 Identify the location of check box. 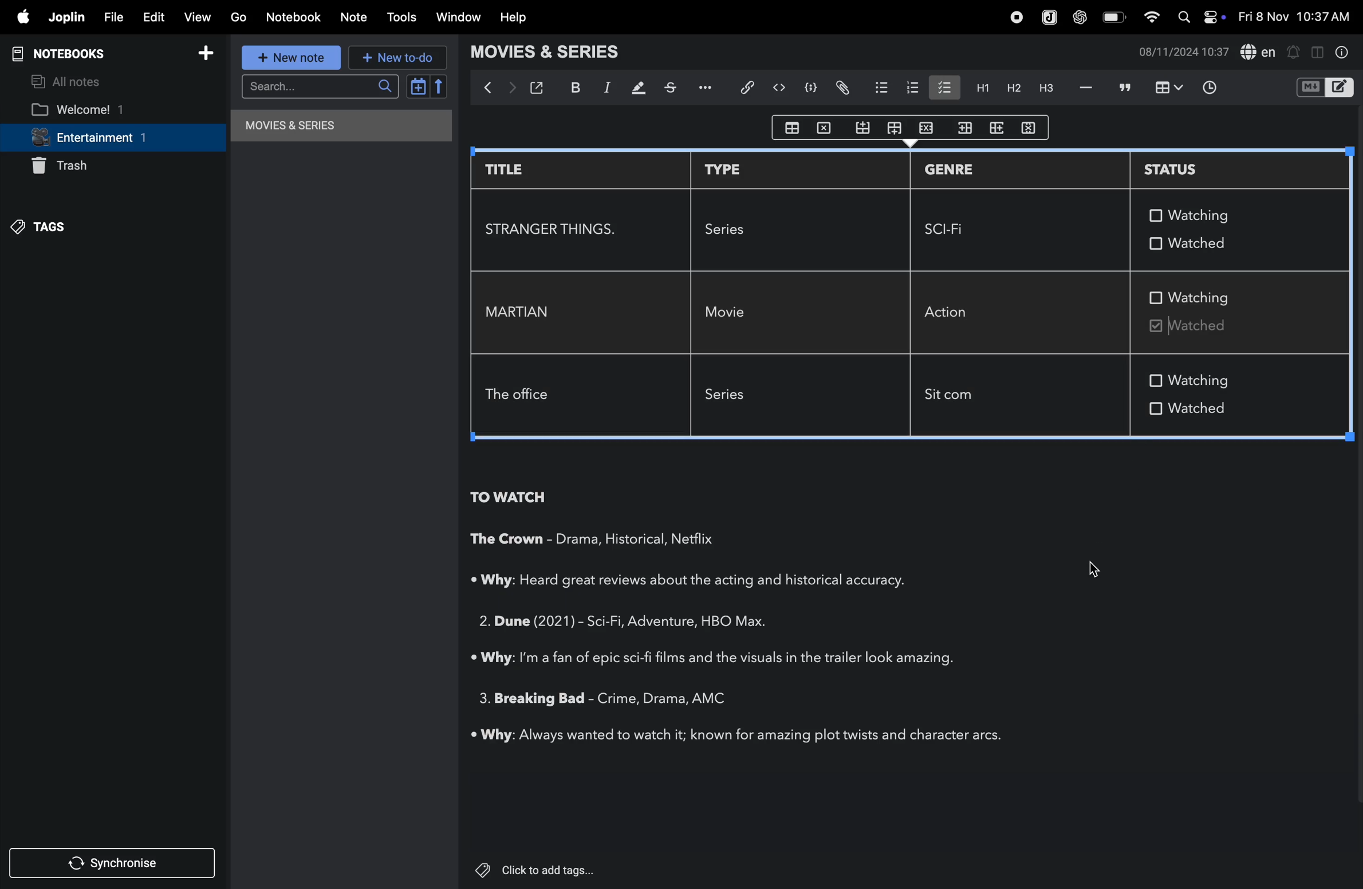
(1154, 325).